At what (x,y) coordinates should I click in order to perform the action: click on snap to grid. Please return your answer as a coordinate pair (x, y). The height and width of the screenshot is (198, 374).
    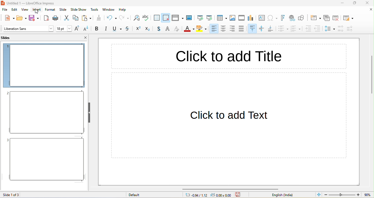
    Looking at the image, I should click on (166, 18).